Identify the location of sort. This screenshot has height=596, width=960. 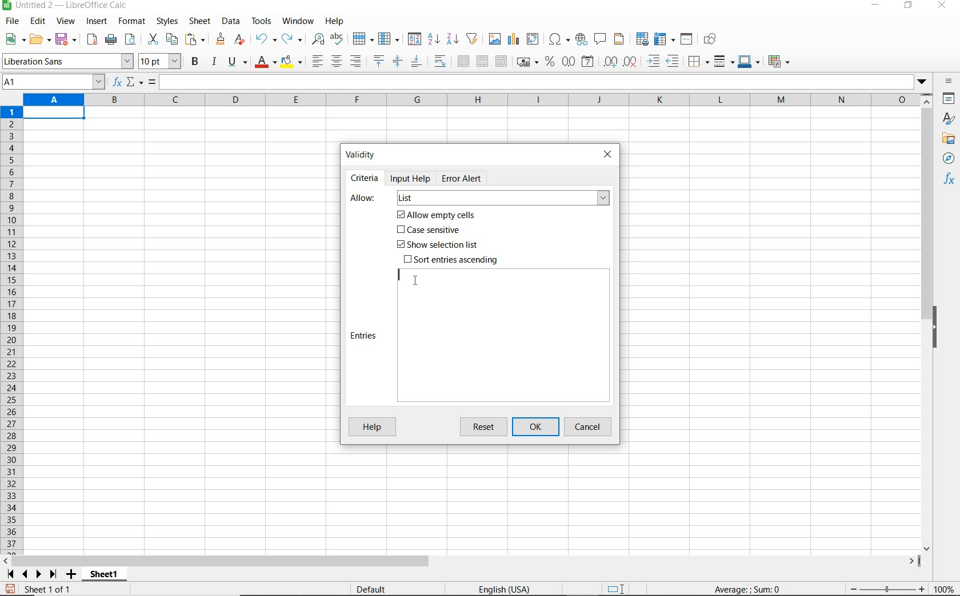
(414, 40).